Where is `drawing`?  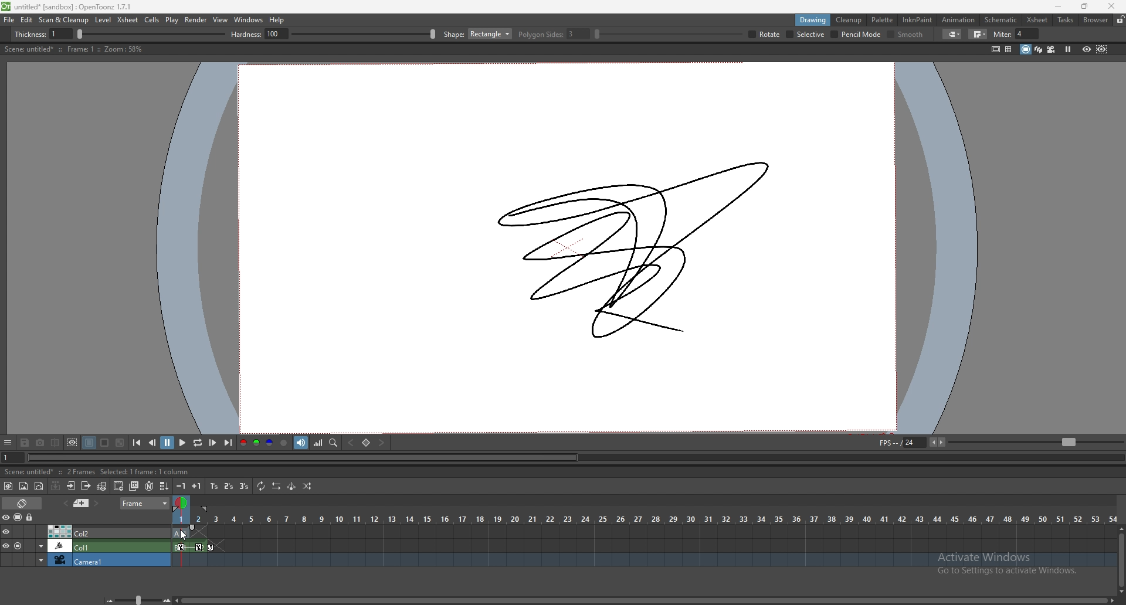
drawing is located at coordinates (813, 19).